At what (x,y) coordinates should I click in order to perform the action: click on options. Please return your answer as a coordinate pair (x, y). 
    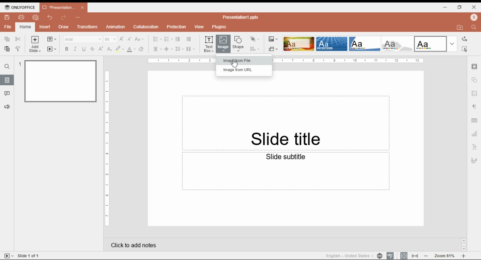
    Looking at the image, I should click on (78, 18).